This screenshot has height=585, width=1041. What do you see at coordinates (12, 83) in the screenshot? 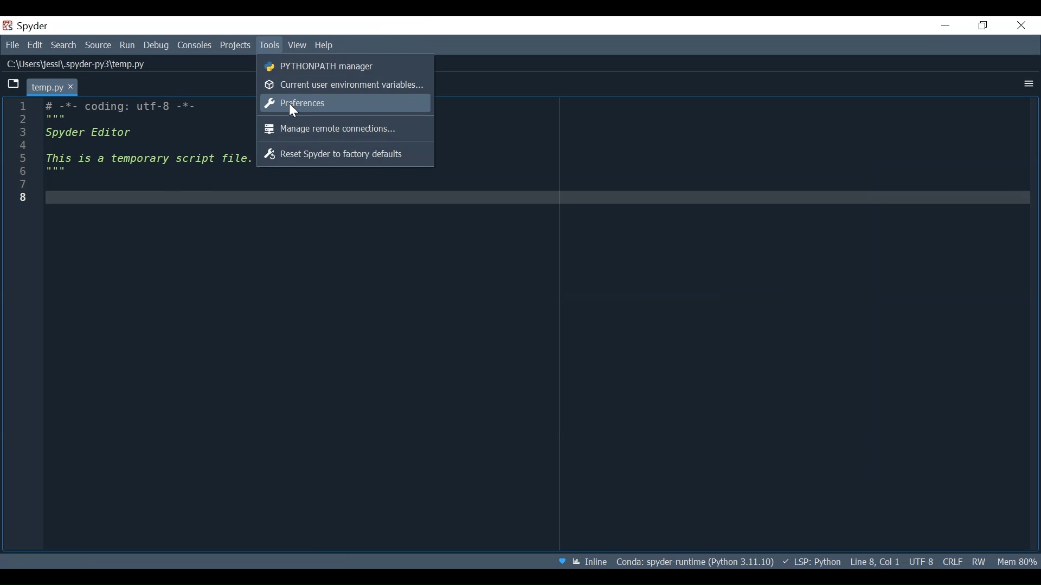
I see `Browse tab` at bounding box center [12, 83].